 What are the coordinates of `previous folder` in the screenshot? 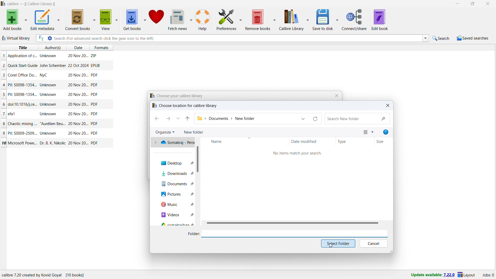 It's located at (157, 119).